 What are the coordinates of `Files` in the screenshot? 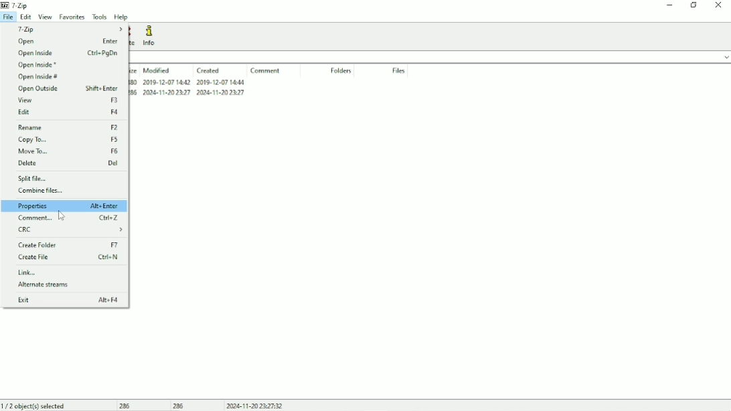 It's located at (397, 70).